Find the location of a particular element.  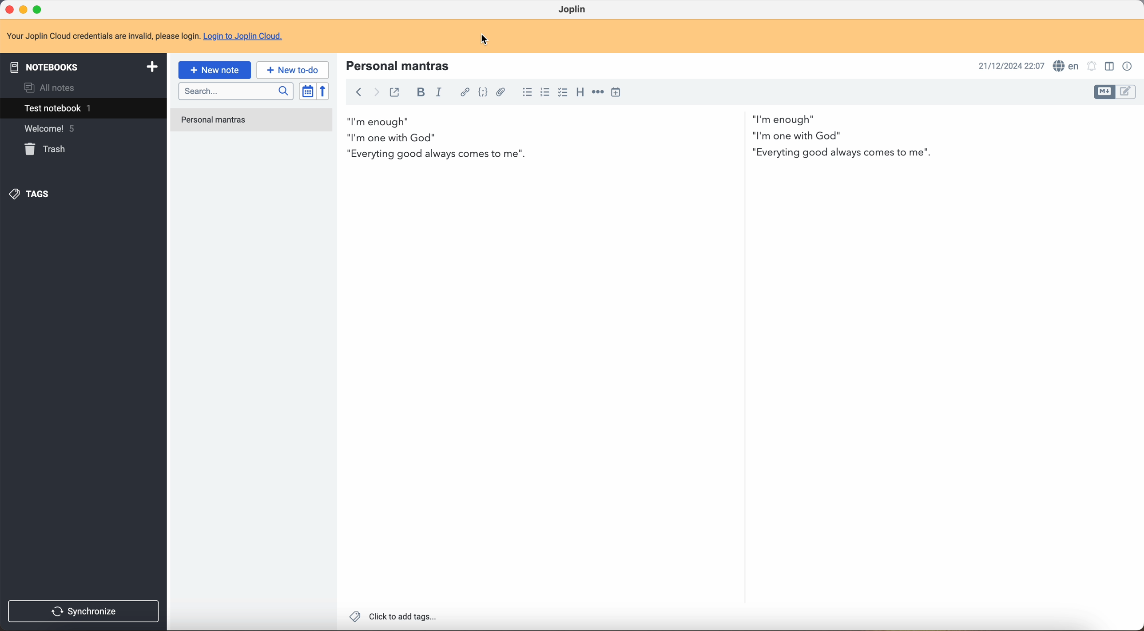

minimize program is located at coordinates (25, 11).